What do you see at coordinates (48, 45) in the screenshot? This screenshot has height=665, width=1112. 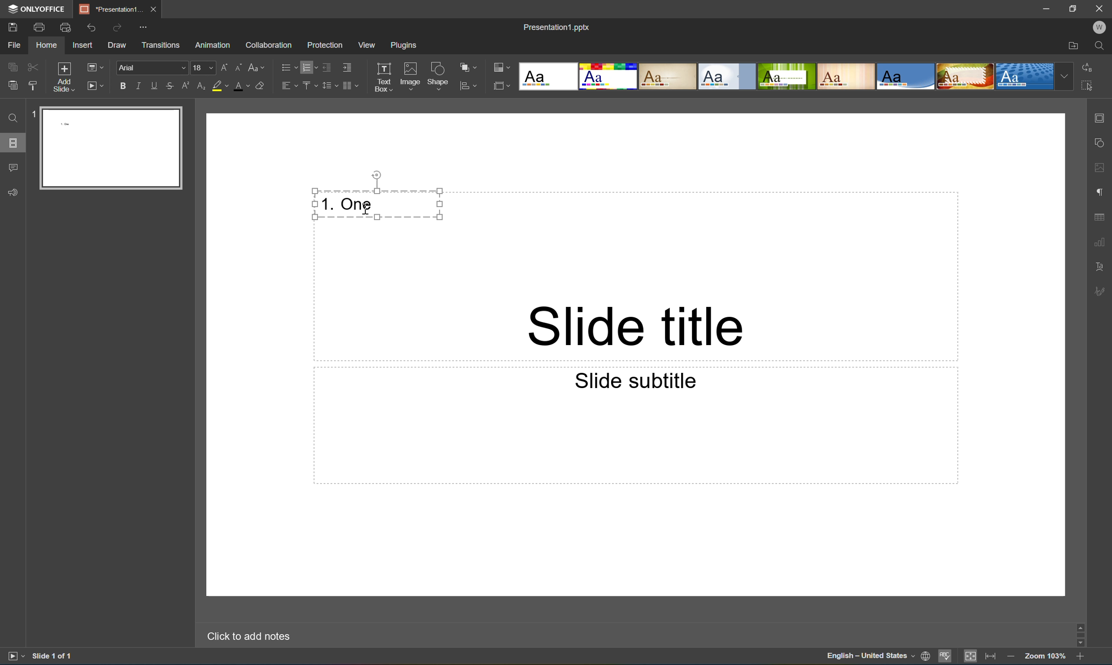 I see `Home` at bounding box center [48, 45].